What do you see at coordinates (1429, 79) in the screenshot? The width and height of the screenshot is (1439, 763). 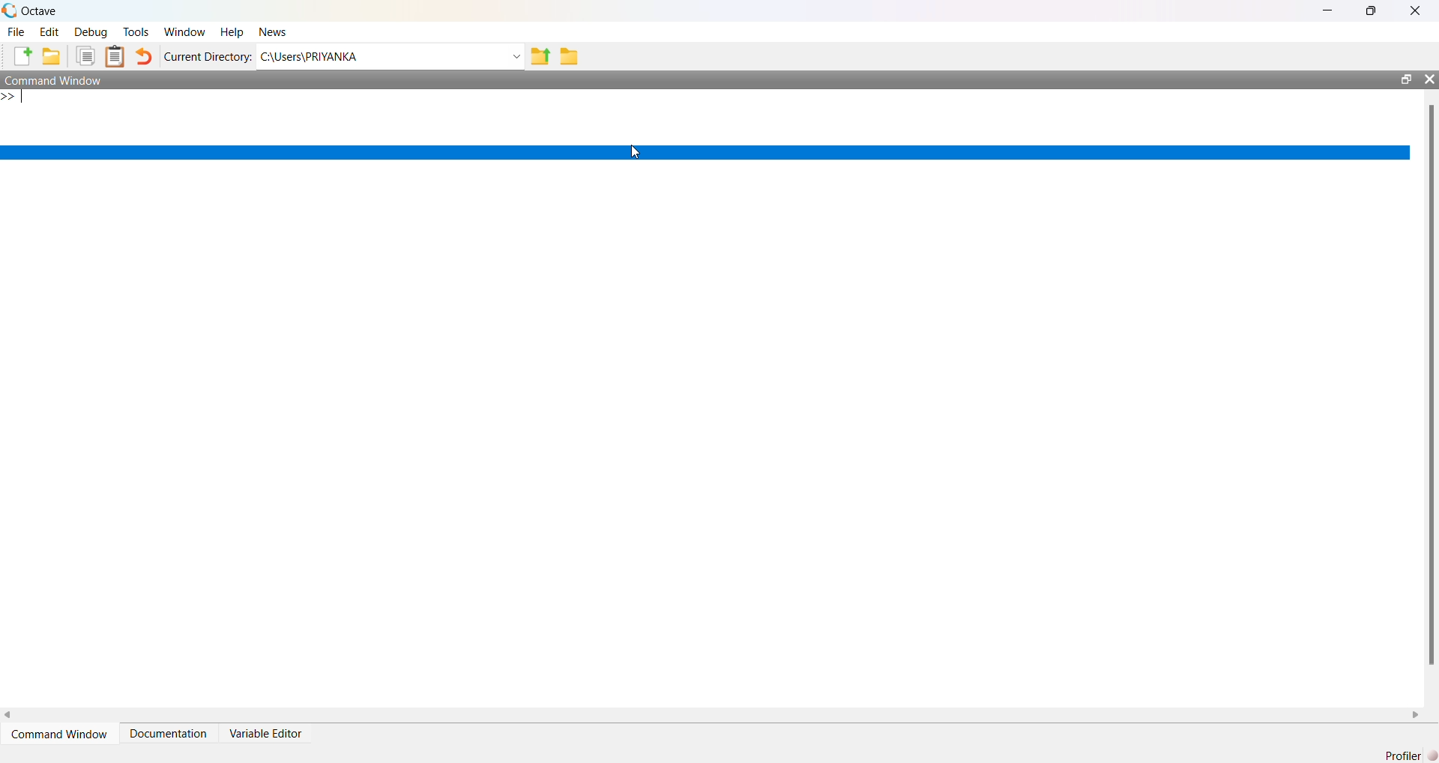 I see `close` at bounding box center [1429, 79].